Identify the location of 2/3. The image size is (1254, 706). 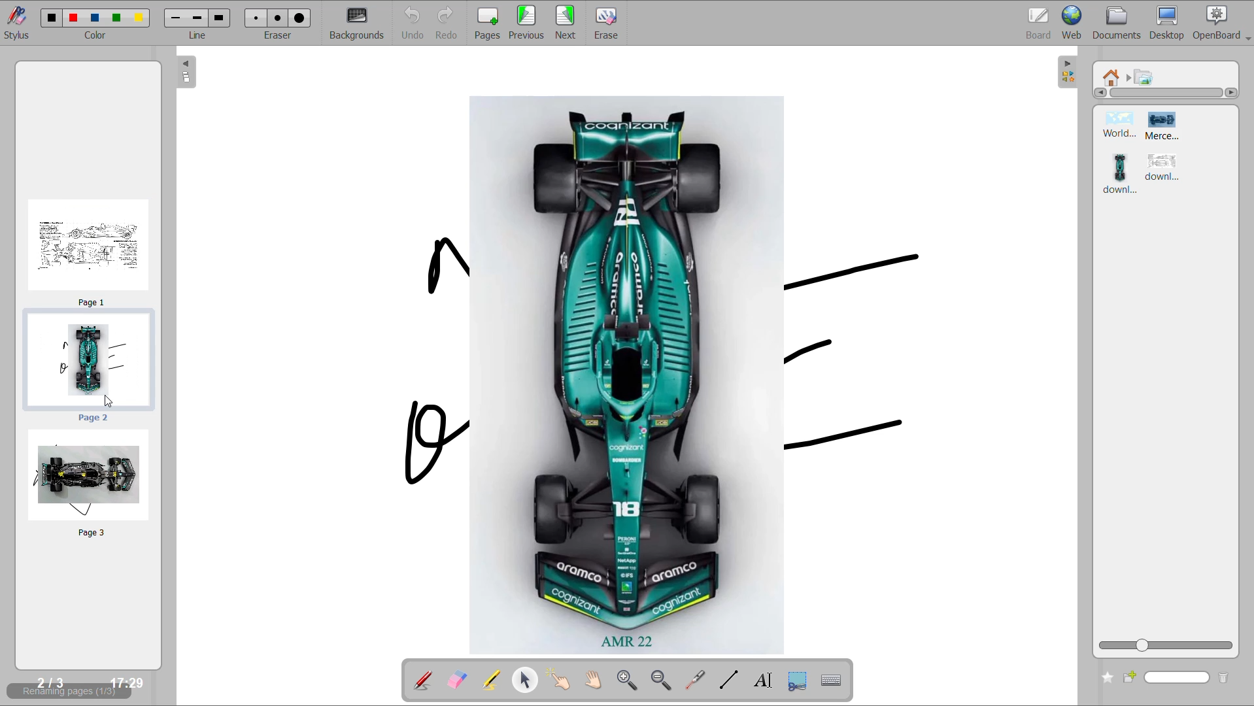
(48, 682).